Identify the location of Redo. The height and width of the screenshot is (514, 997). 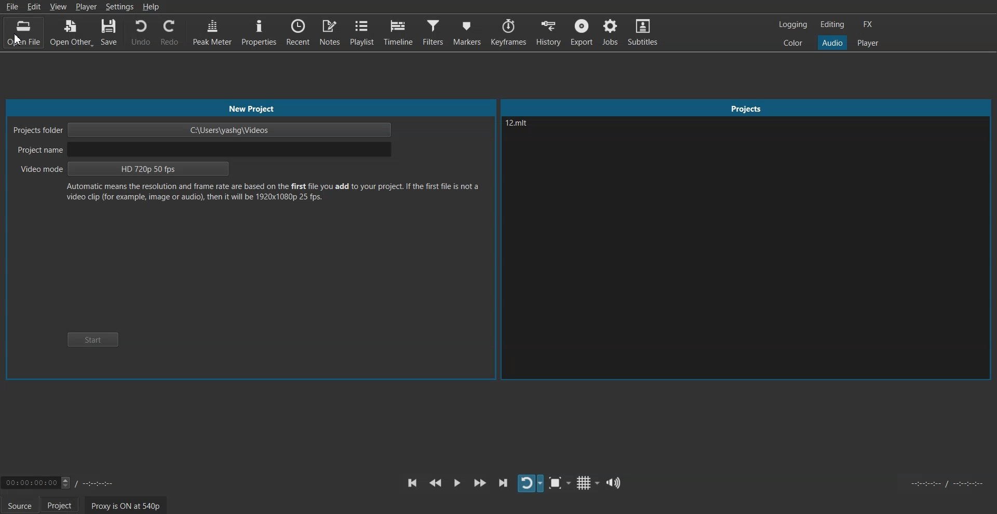
(169, 32).